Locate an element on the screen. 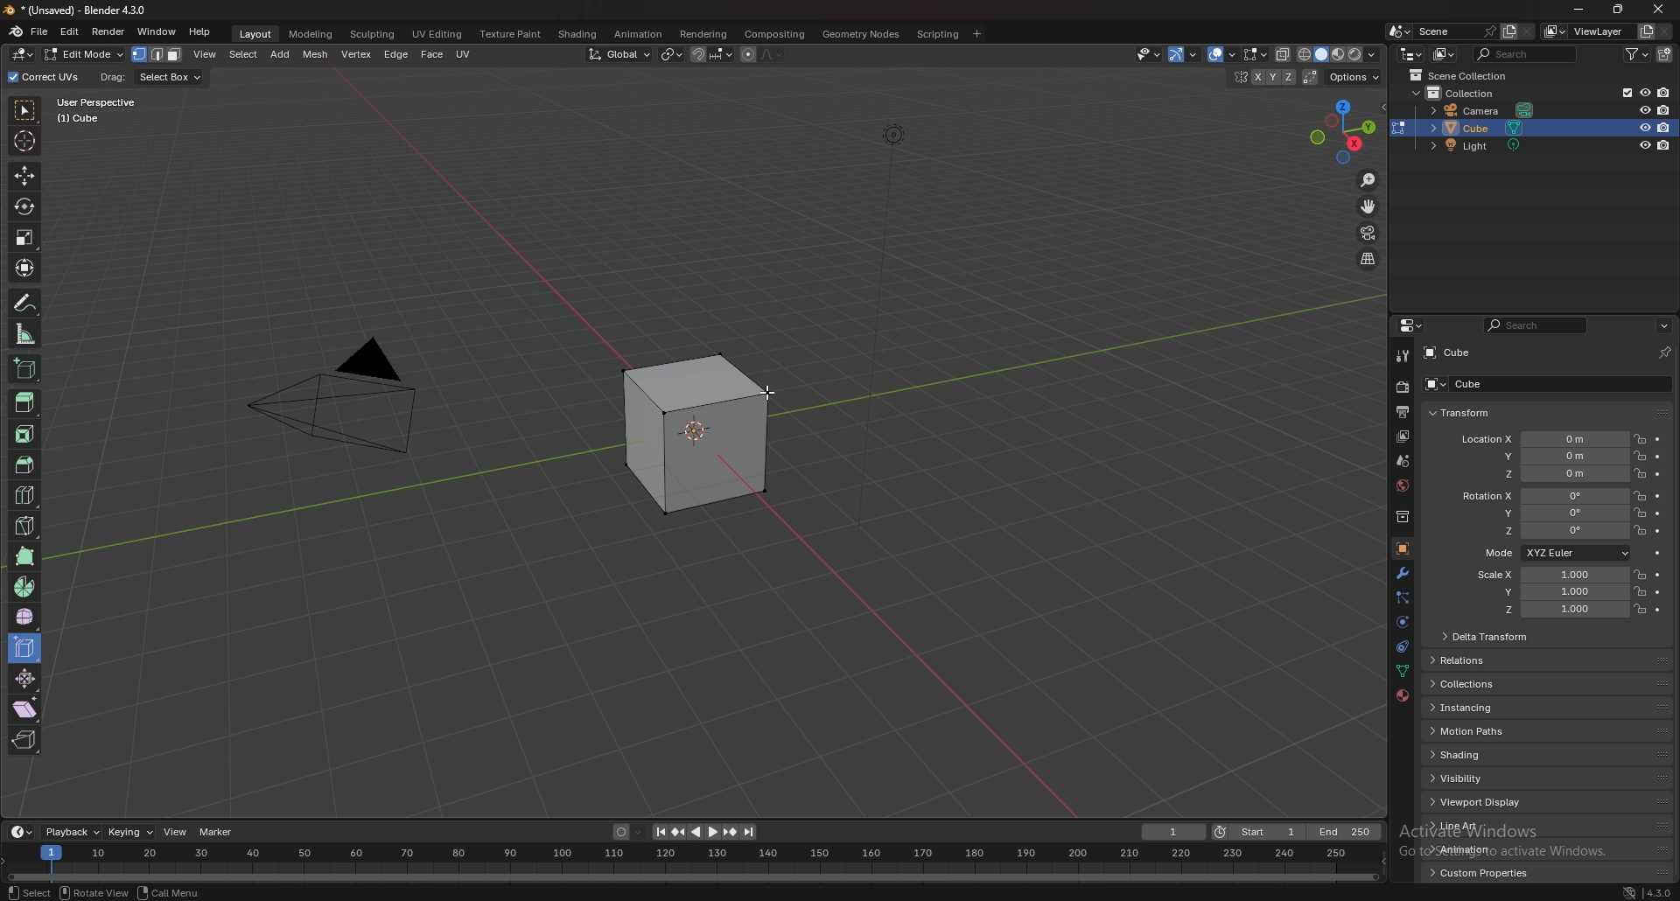 This screenshot has height=901, width=1680. transformation orientation is located at coordinates (619, 54).